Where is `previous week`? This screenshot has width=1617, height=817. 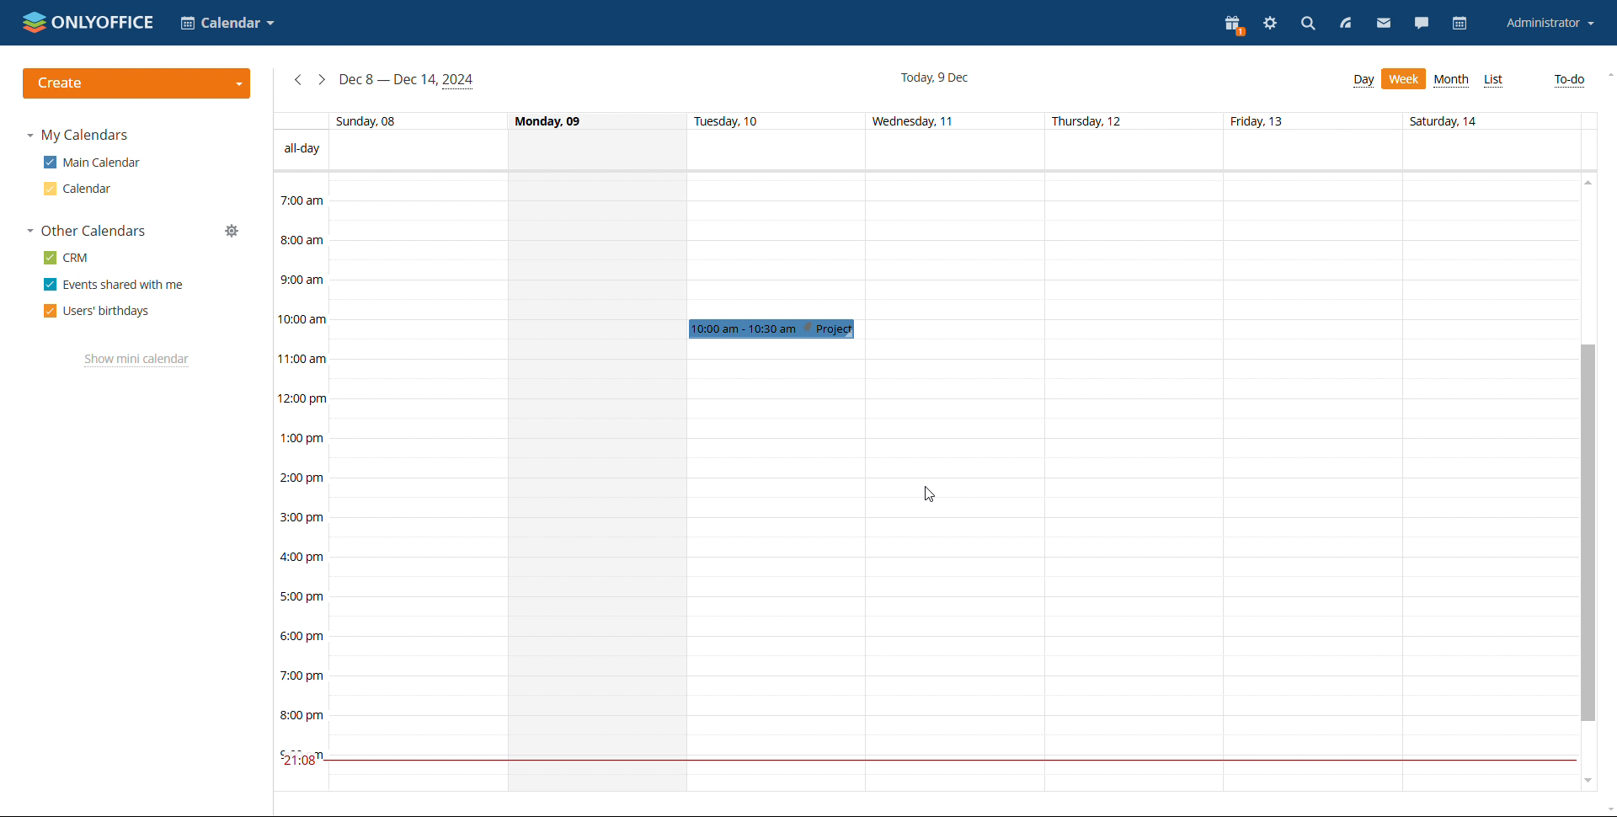 previous week is located at coordinates (298, 80).